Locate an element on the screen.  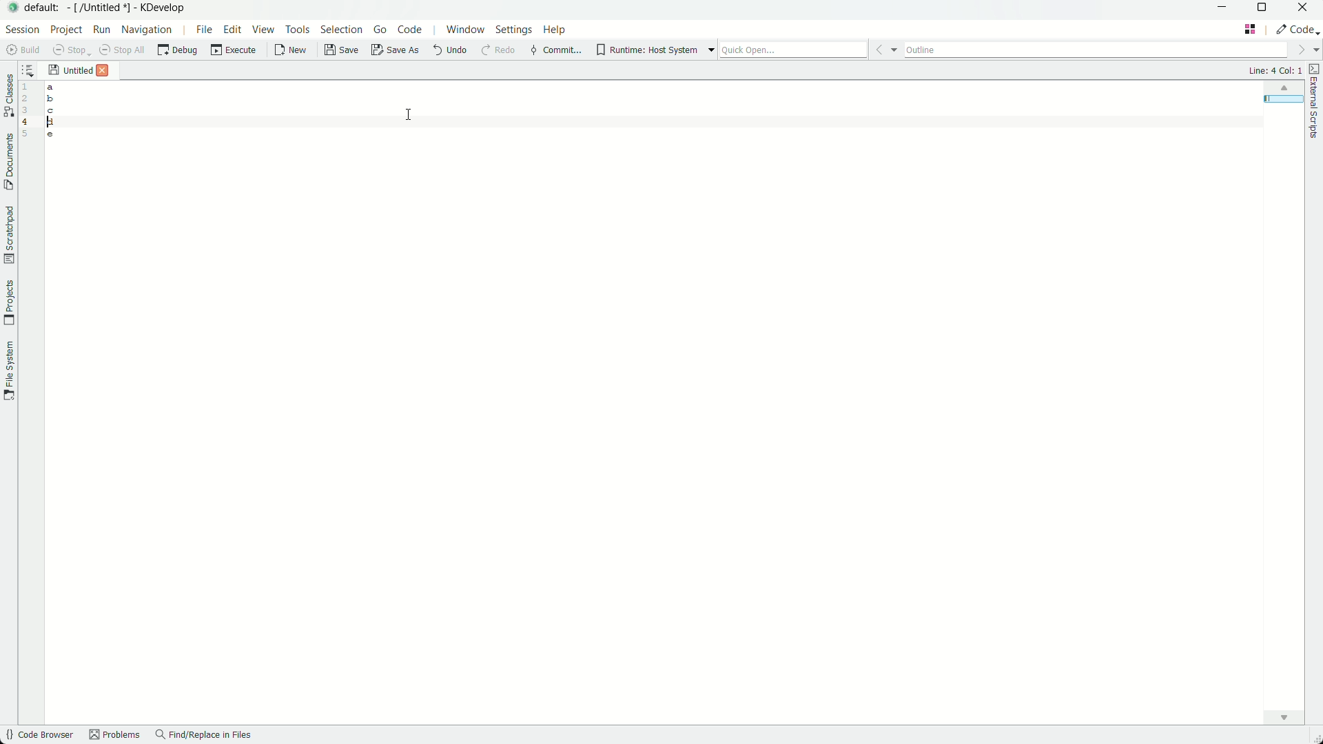
new file is located at coordinates (288, 52).